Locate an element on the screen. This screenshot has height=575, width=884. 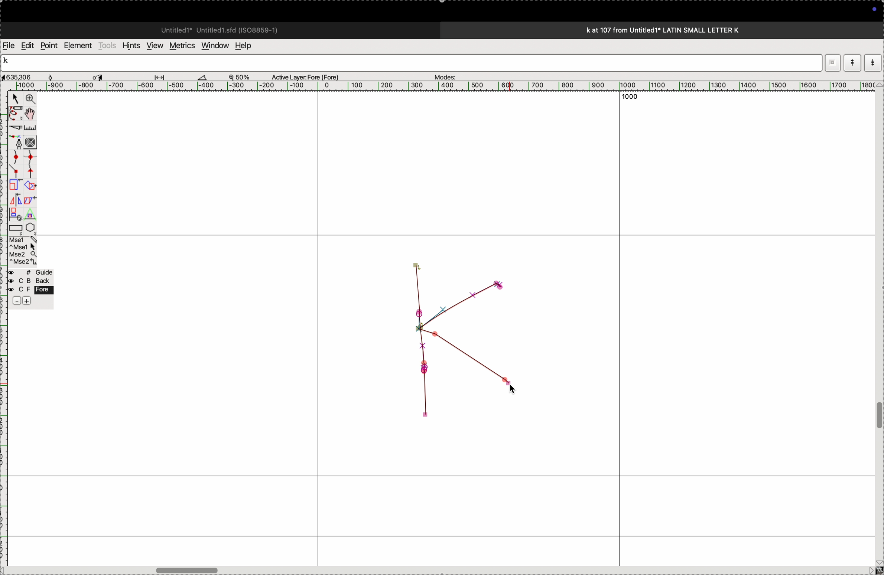
scale is located at coordinates (32, 128).